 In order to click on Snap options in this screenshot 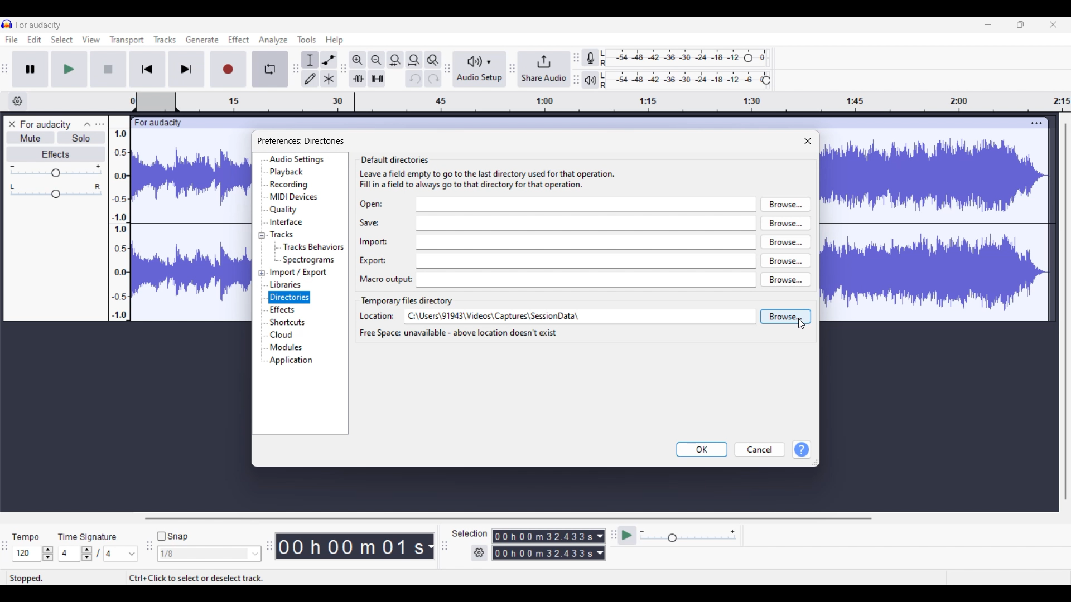, I will do `click(209, 554)`.